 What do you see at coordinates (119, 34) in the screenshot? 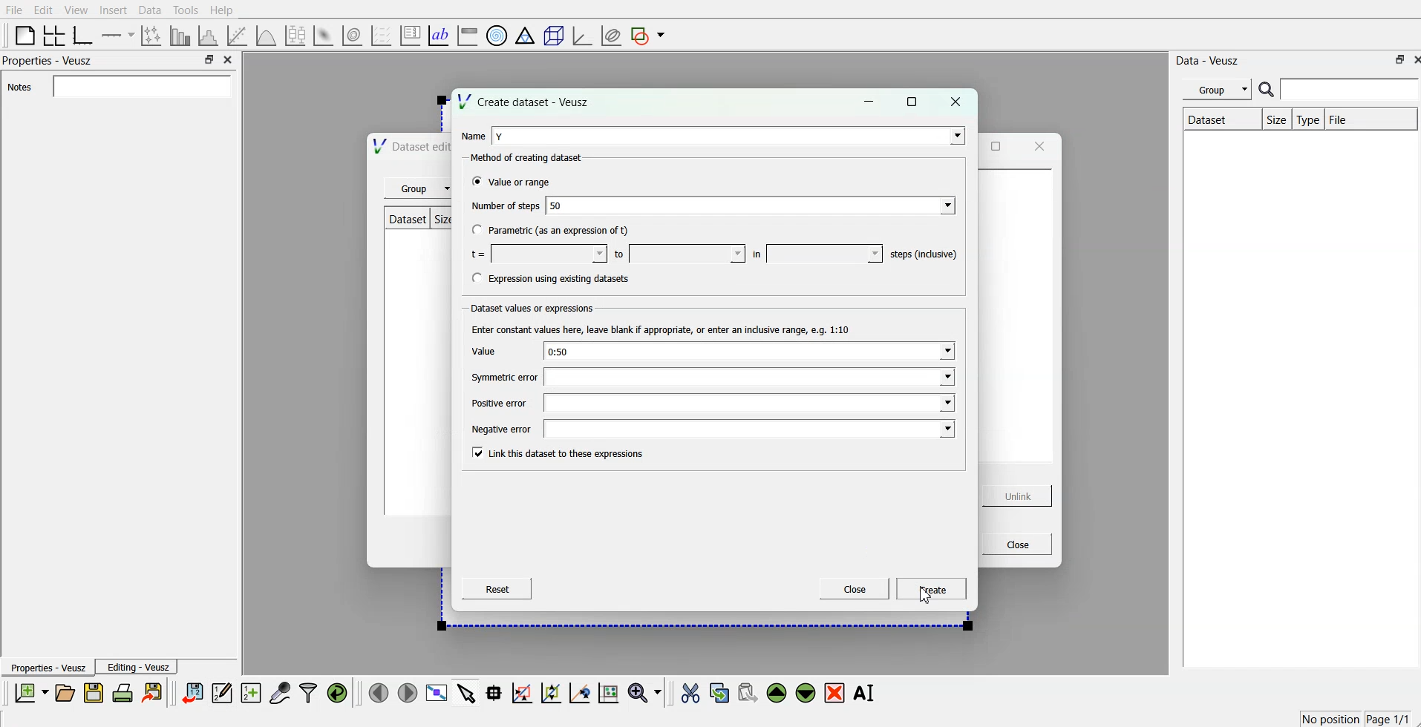
I see `Add an axis` at bounding box center [119, 34].